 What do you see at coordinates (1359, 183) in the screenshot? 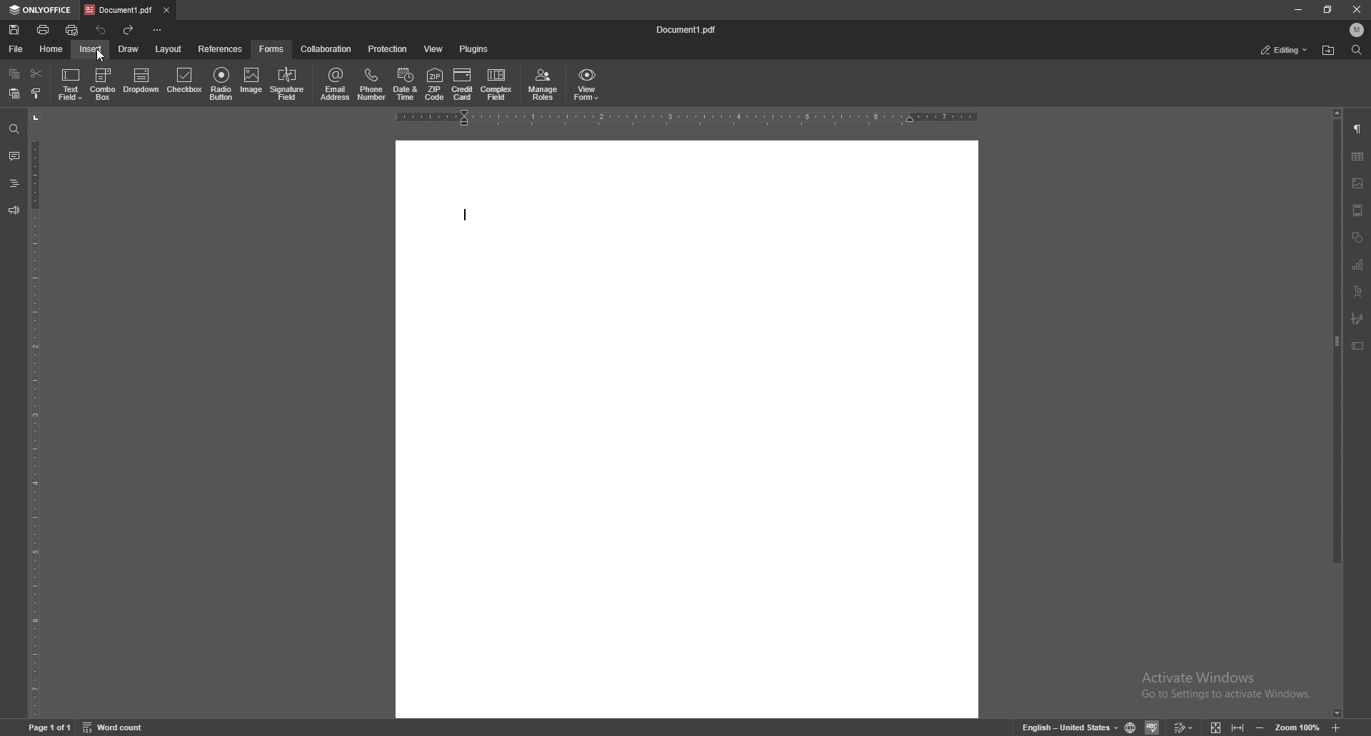
I see `image` at bounding box center [1359, 183].